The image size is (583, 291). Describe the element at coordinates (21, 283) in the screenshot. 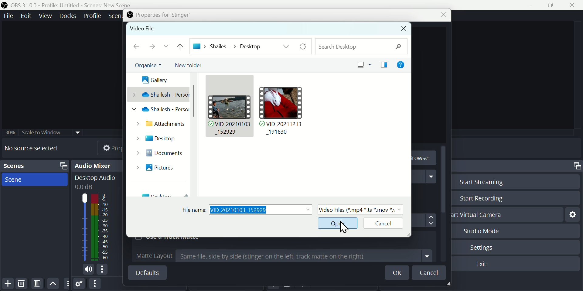

I see `Delete` at that location.